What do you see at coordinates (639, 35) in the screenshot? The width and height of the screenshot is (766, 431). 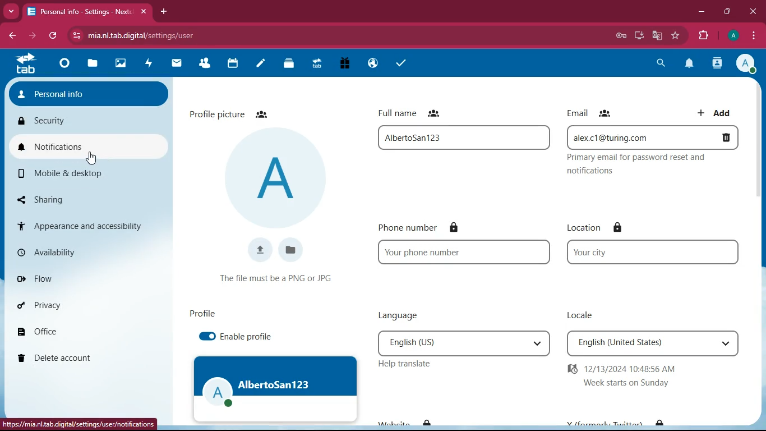 I see `install app` at bounding box center [639, 35].